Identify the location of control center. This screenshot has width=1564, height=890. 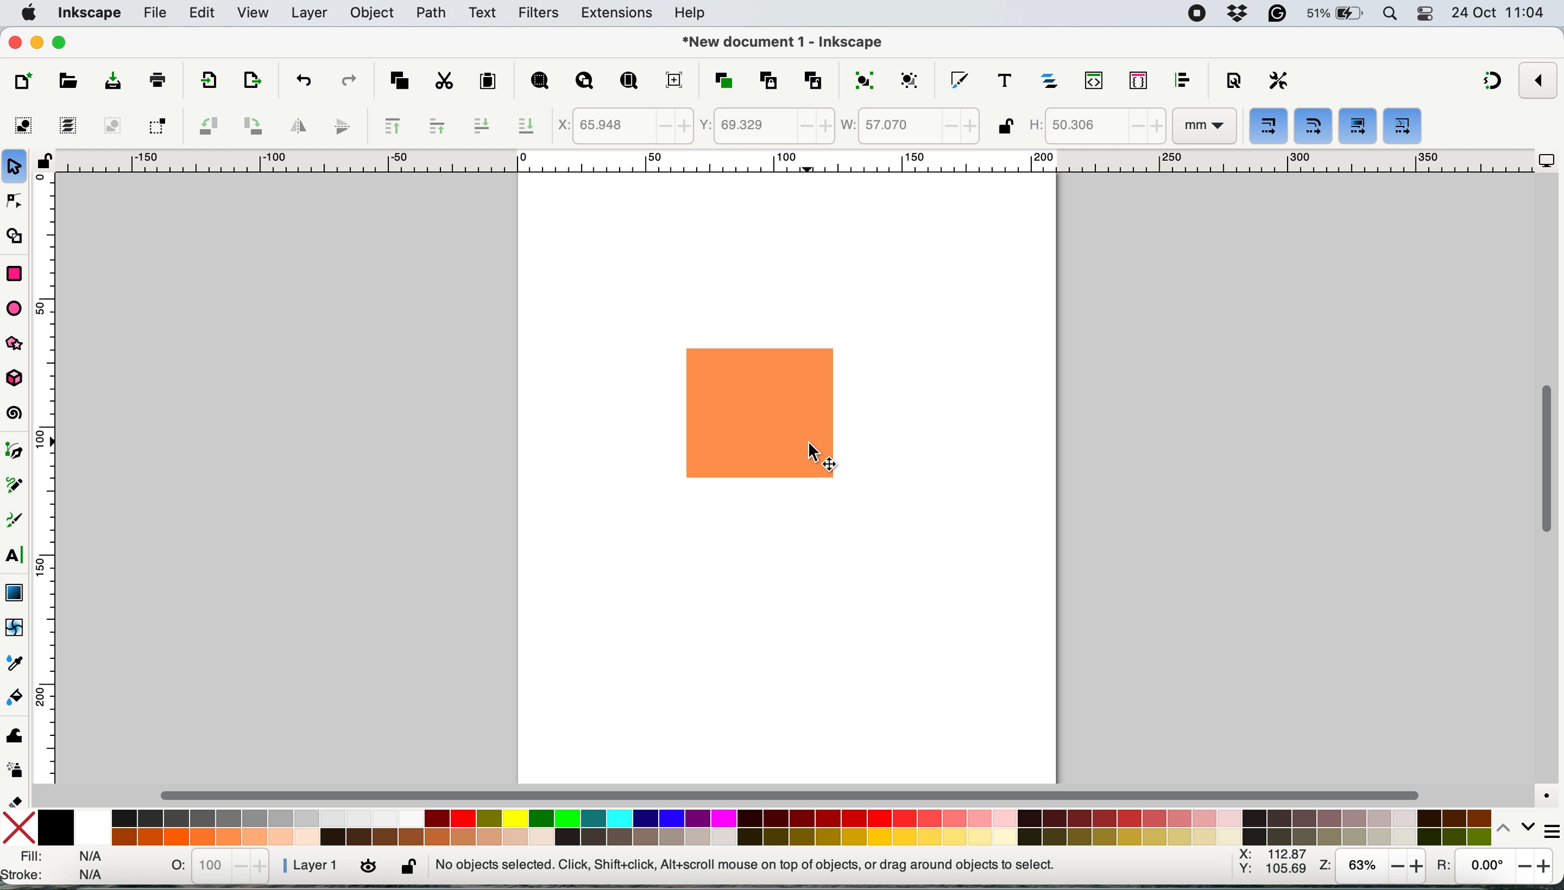
(1428, 15).